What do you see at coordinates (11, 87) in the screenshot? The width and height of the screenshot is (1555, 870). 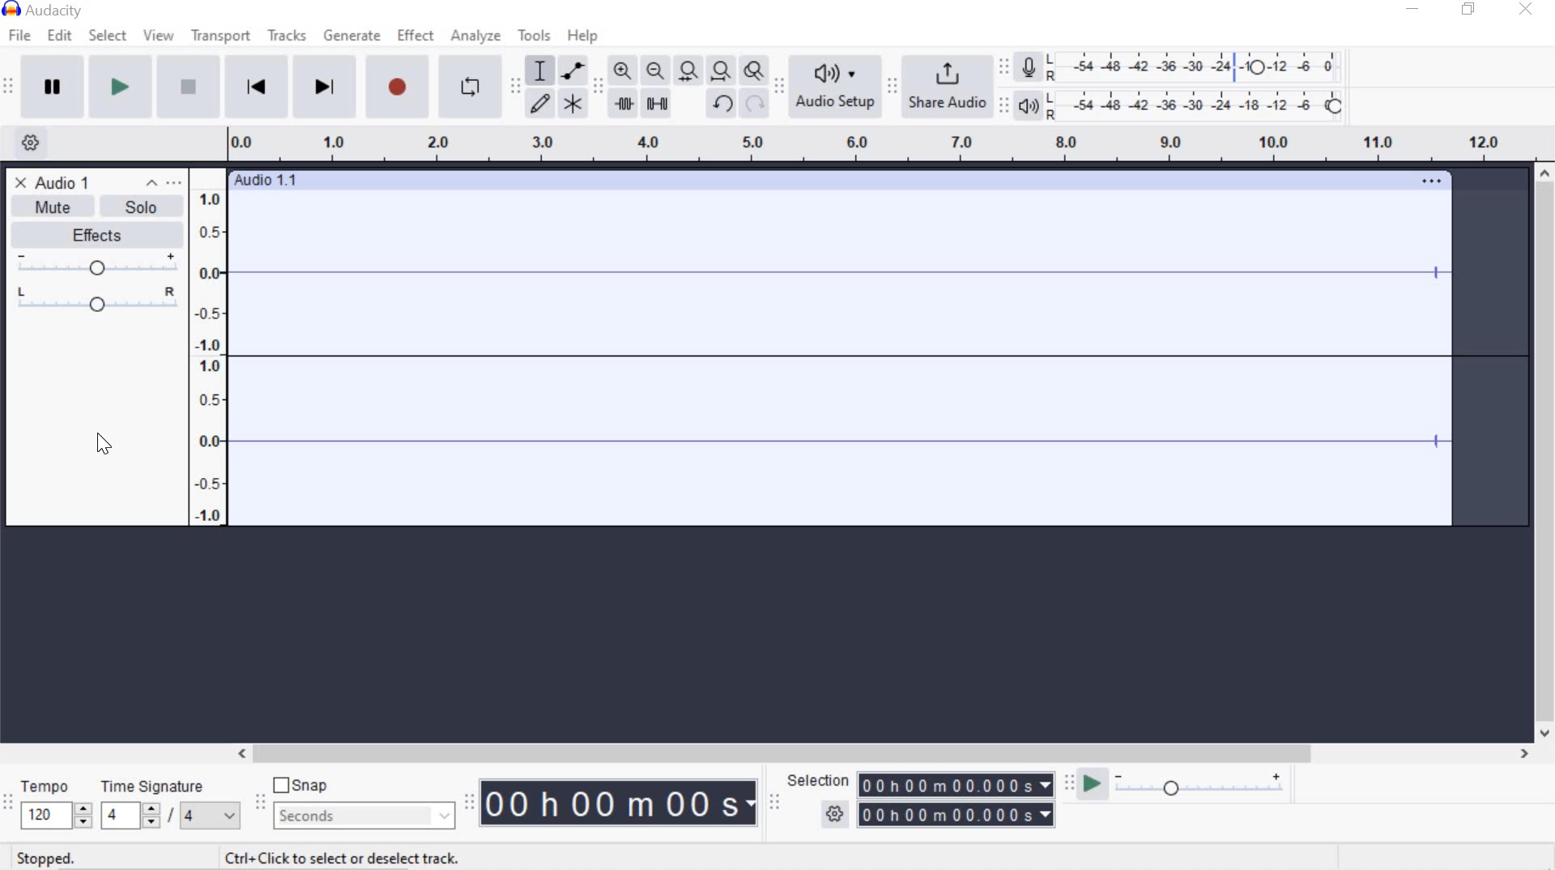 I see `Transport Toolbar` at bounding box center [11, 87].